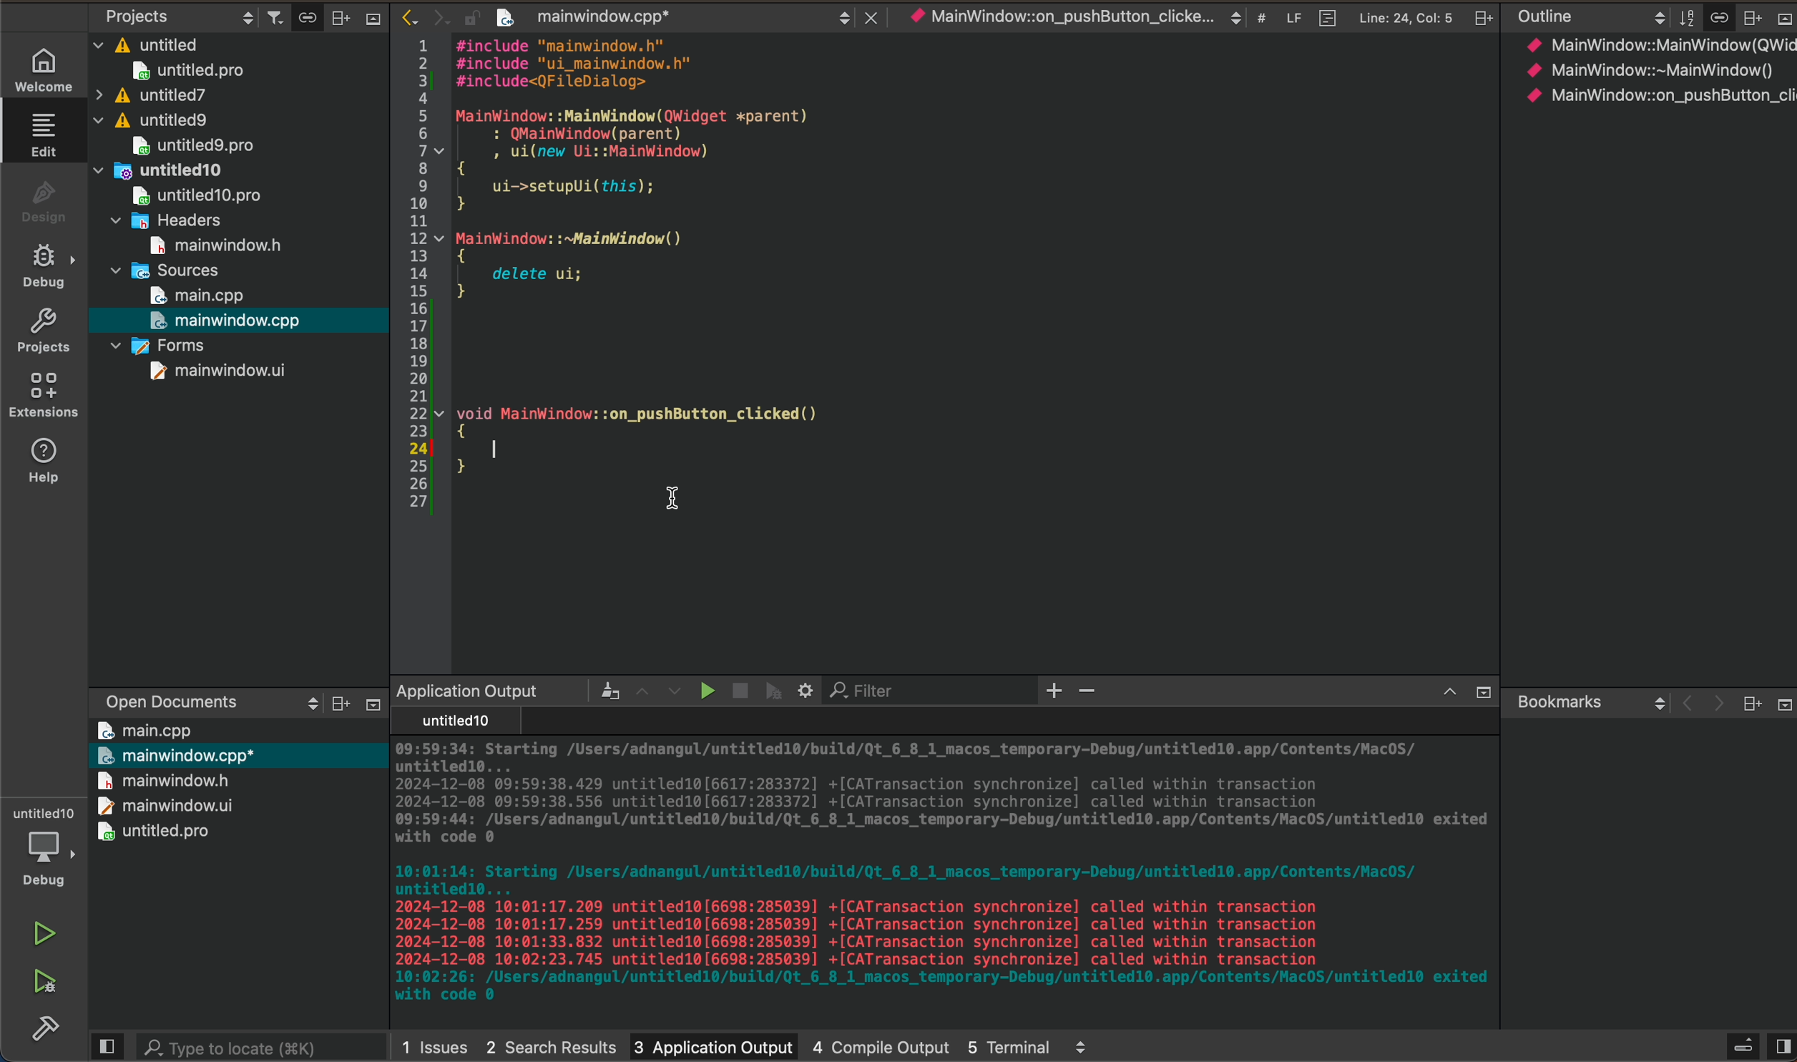  What do you see at coordinates (1092, 693) in the screenshot?
I see `zoom out` at bounding box center [1092, 693].